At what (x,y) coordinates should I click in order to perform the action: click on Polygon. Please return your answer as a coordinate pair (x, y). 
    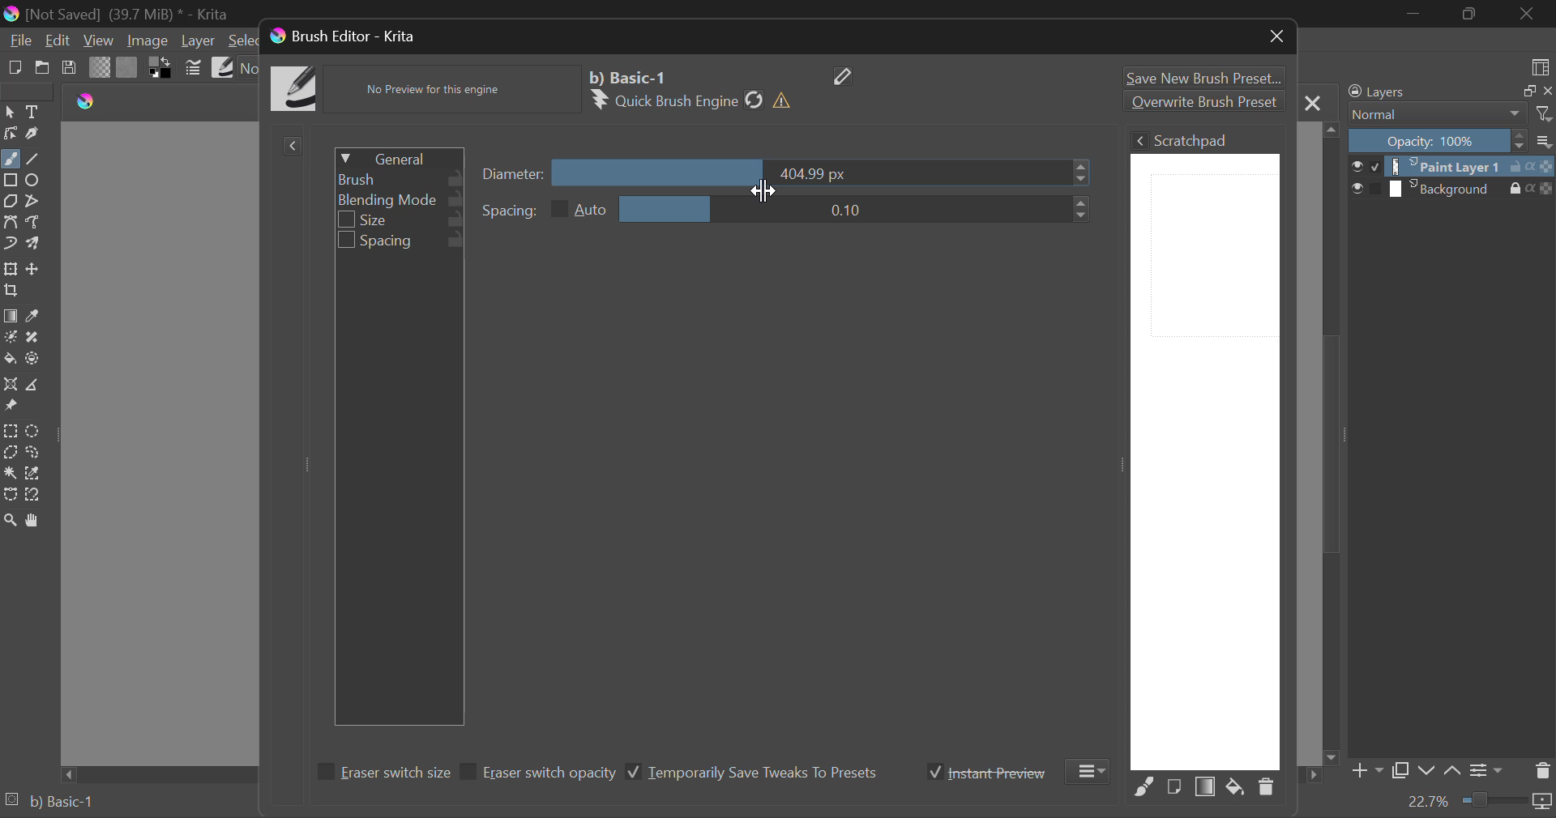
    Looking at the image, I should click on (11, 202).